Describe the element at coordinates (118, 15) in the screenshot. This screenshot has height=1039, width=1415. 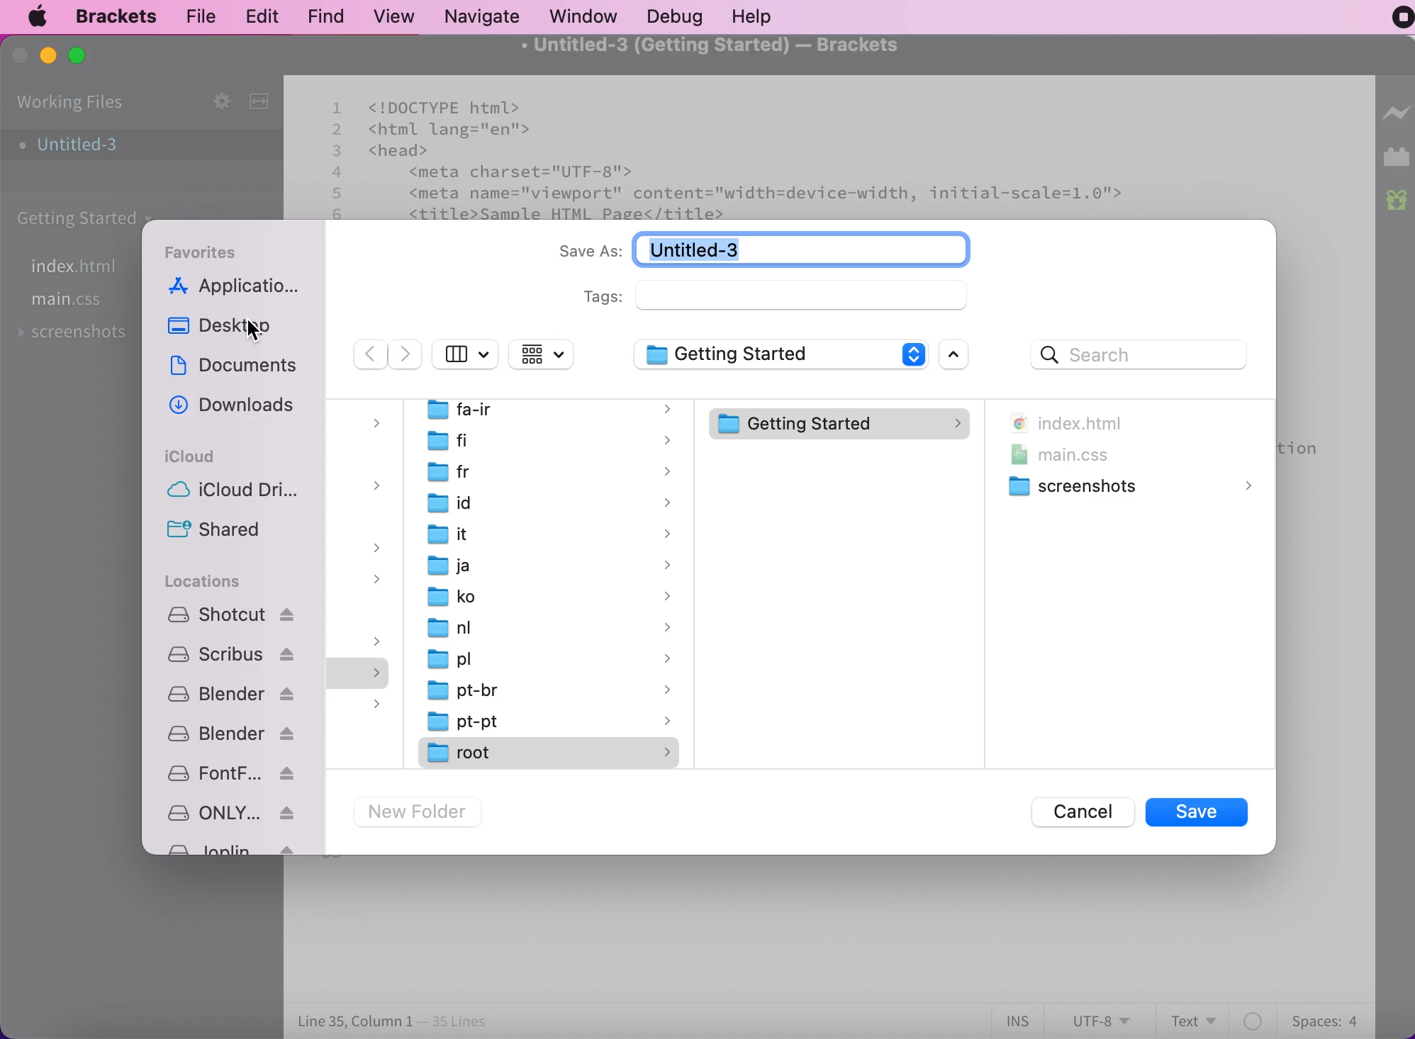
I see `brackets` at that location.